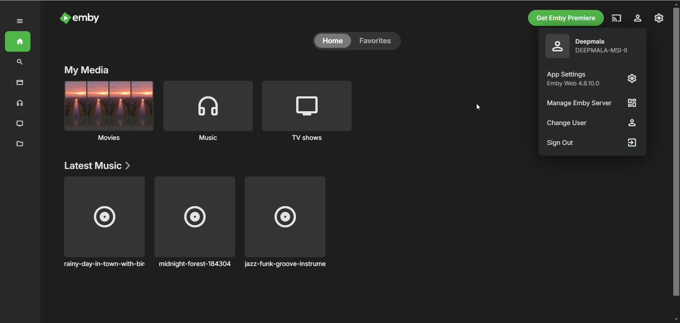 The width and height of the screenshot is (680, 323). Describe the element at coordinates (20, 83) in the screenshot. I see `movies` at that location.